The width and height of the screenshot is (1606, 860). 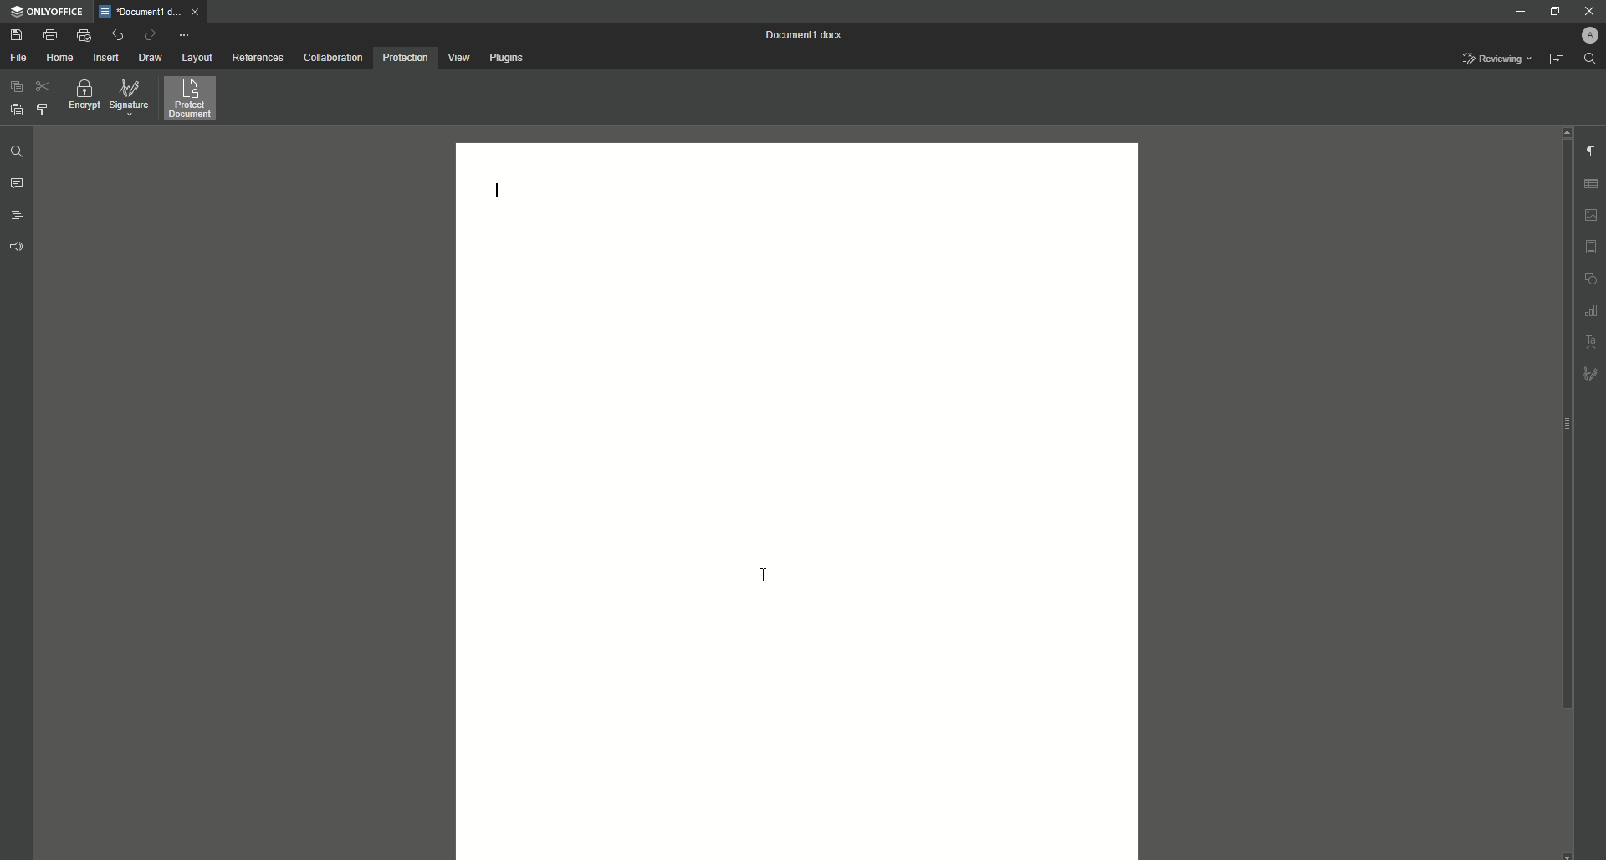 I want to click on Paste, so click(x=14, y=90).